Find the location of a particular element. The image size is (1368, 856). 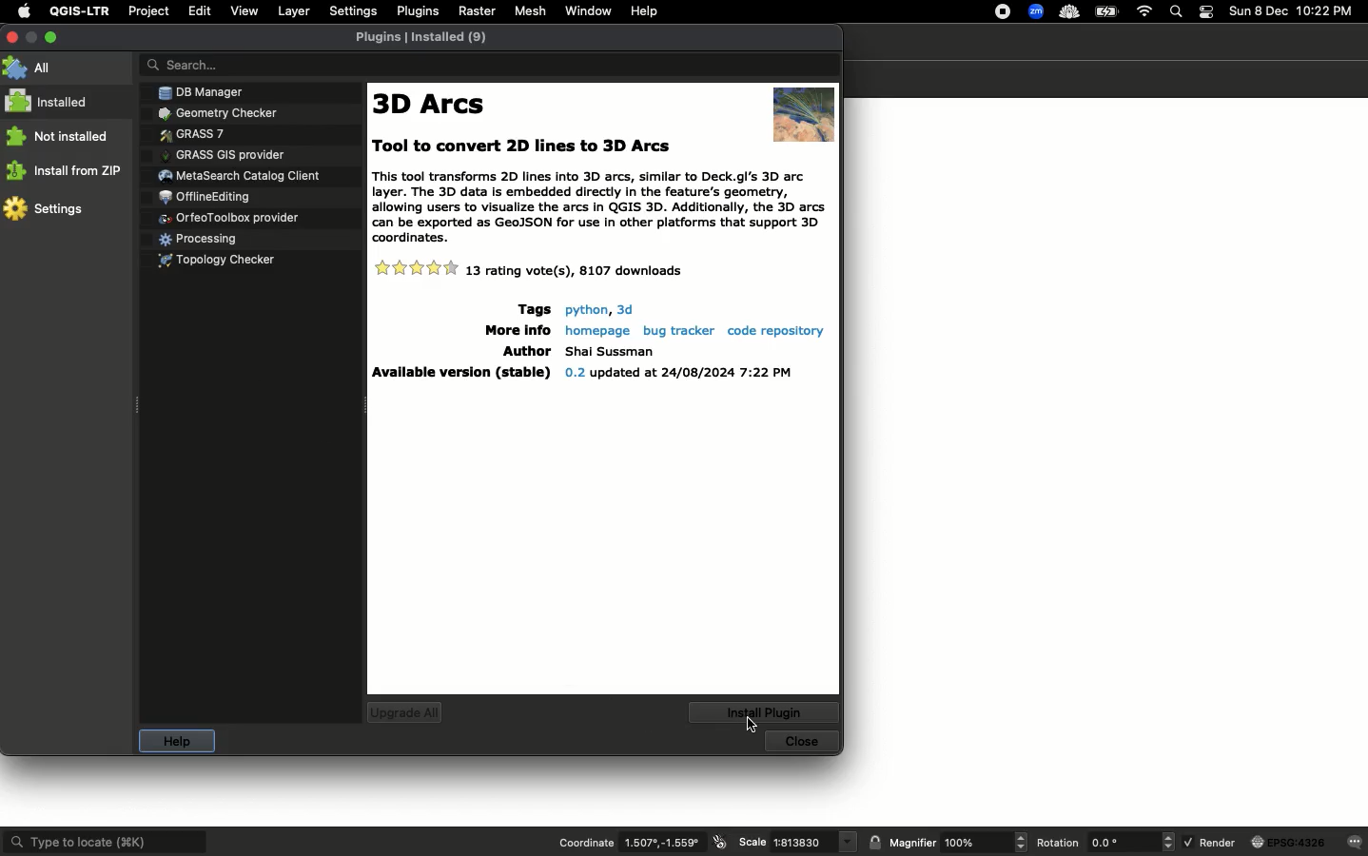

Extension is located at coordinates (1067, 11).